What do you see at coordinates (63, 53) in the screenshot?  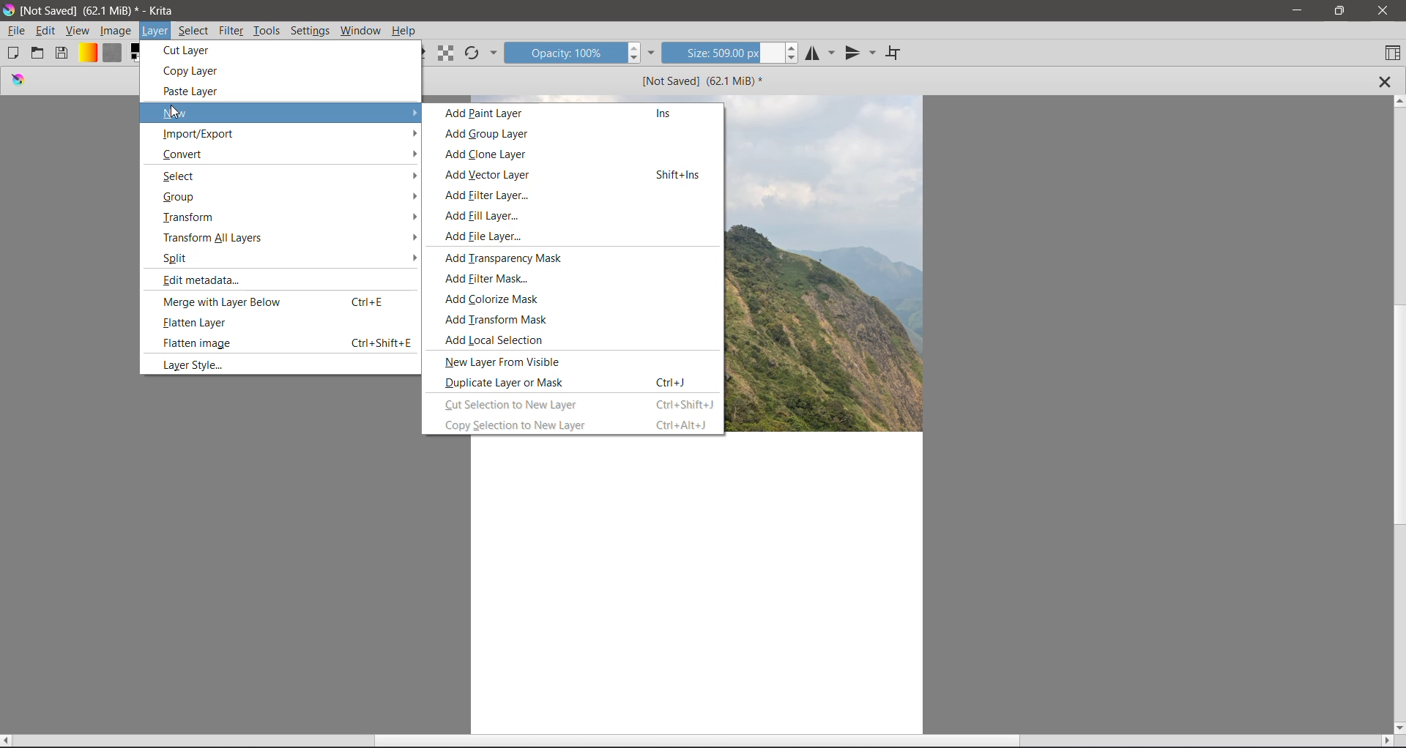 I see `Save` at bounding box center [63, 53].